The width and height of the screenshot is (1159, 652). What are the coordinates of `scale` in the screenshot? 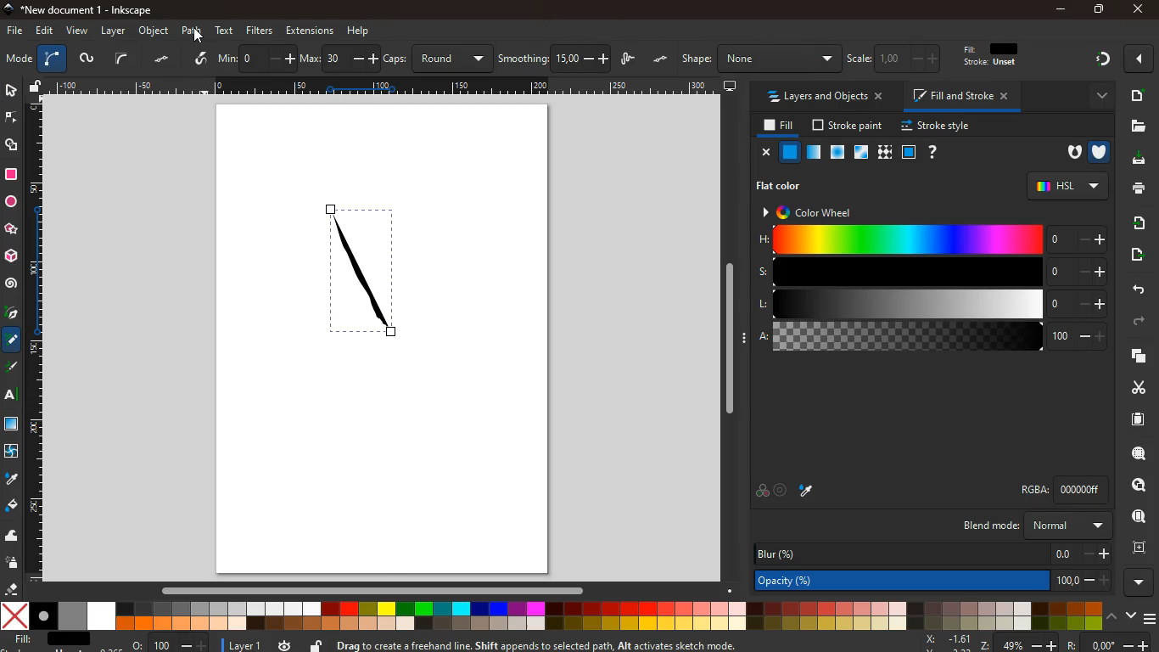 It's located at (897, 58).